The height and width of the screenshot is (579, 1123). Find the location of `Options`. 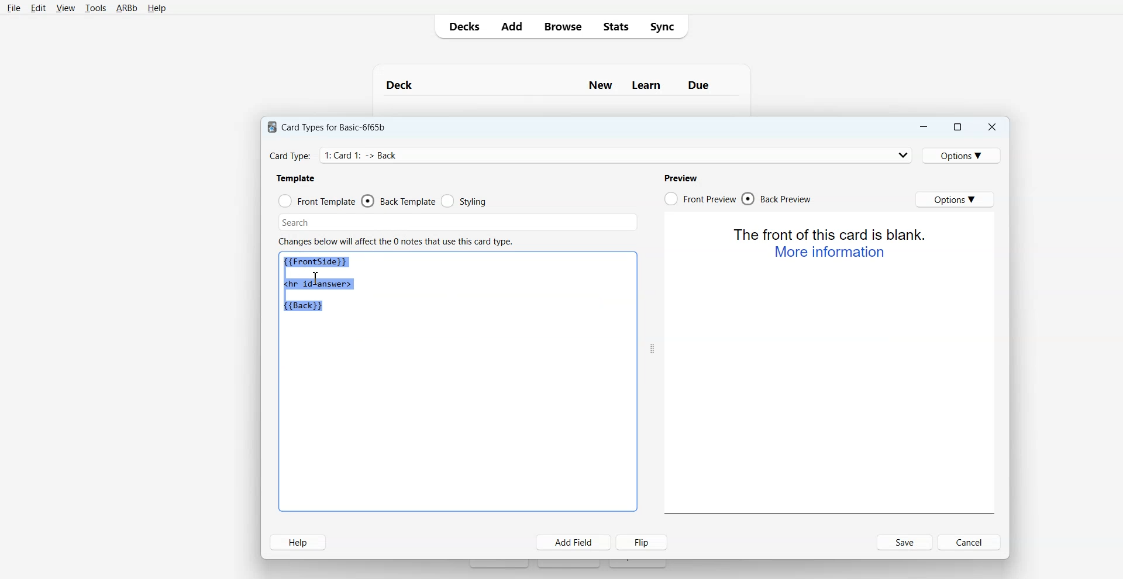

Options is located at coordinates (955, 199).